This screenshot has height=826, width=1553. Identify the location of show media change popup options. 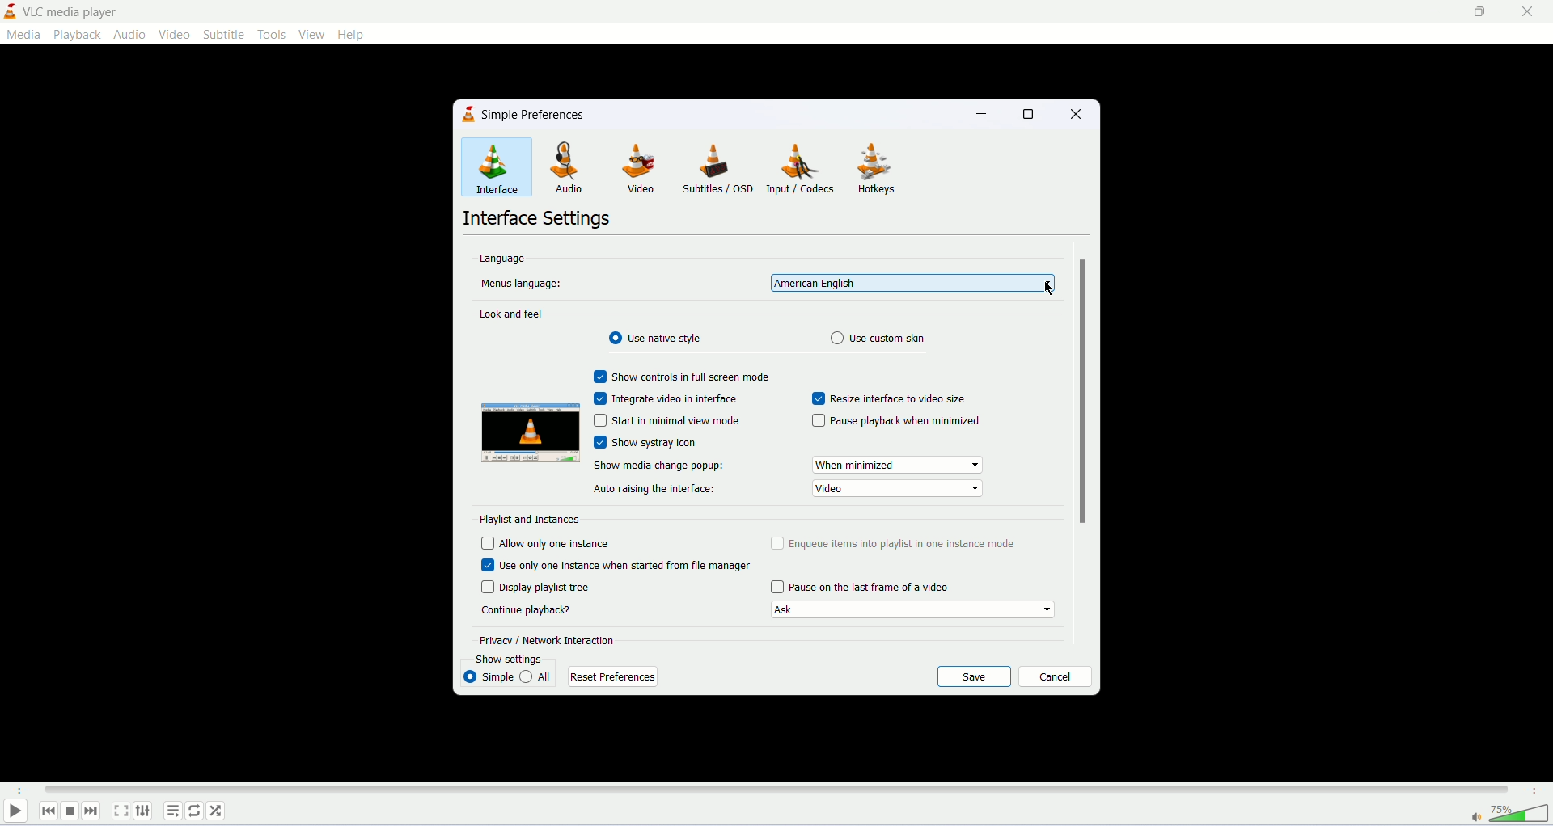
(895, 489).